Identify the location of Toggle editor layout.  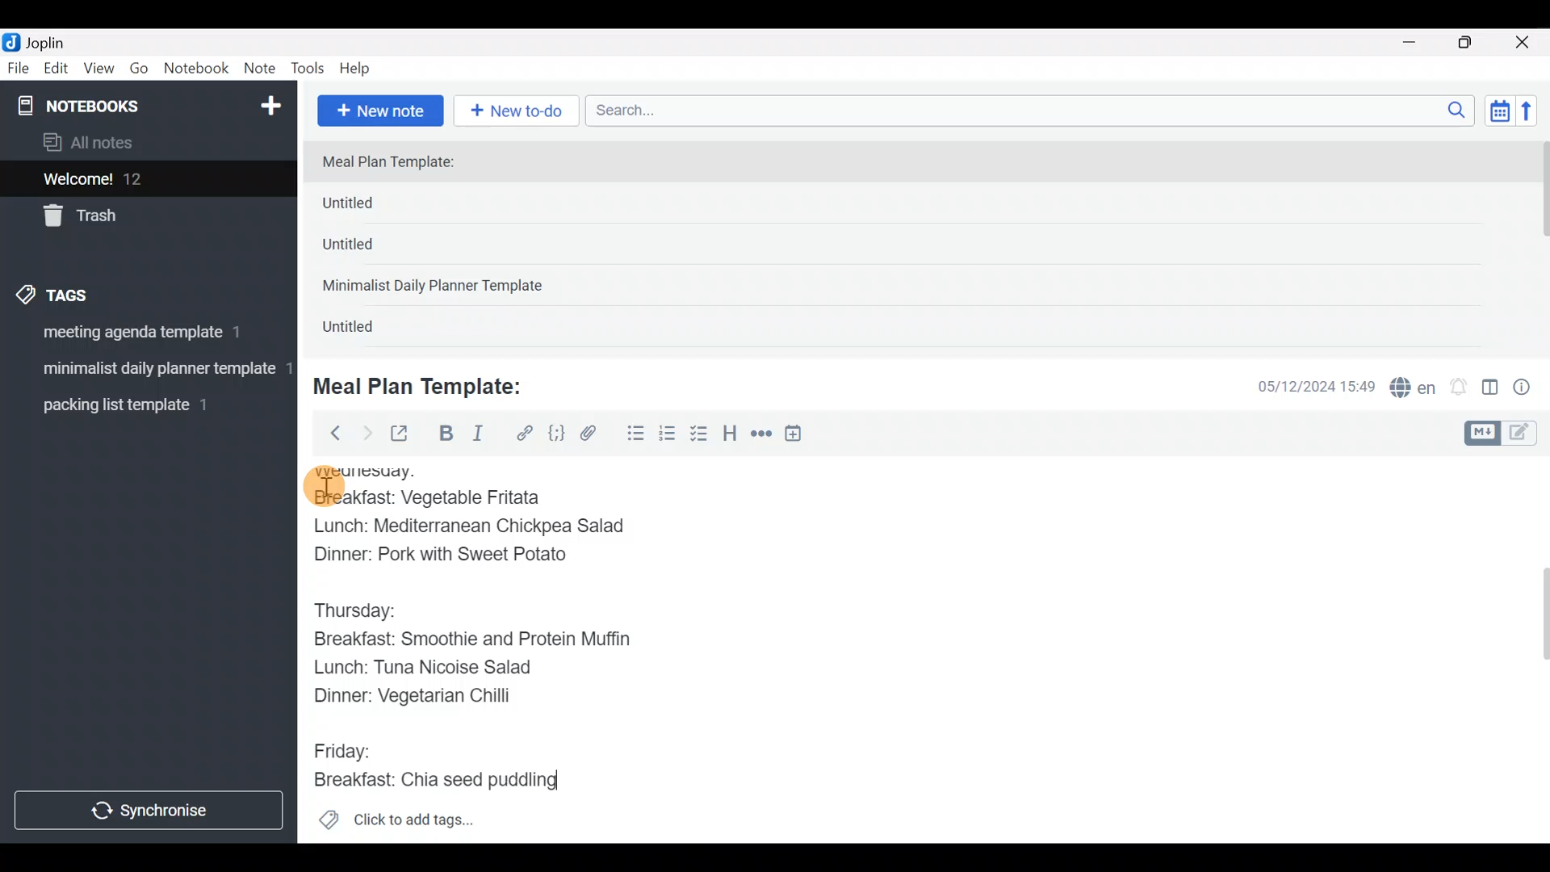
(1491, 389).